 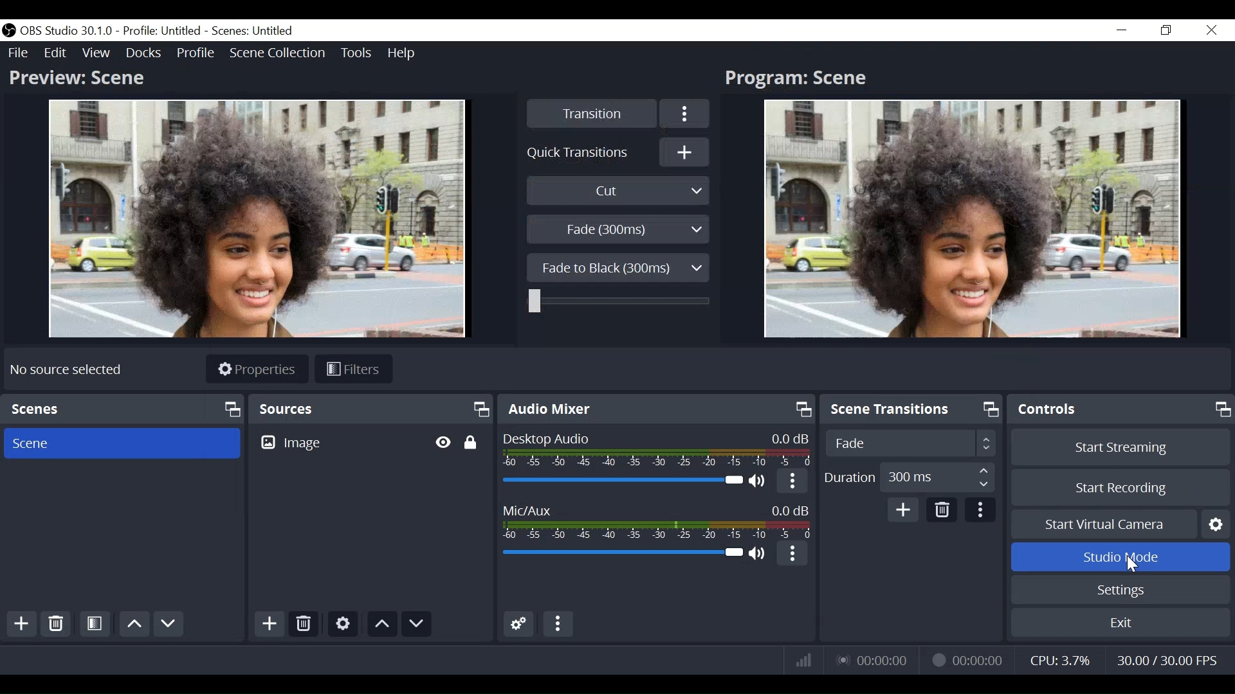 What do you see at coordinates (95, 625) in the screenshot?
I see `Open Scene Filter` at bounding box center [95, 625].